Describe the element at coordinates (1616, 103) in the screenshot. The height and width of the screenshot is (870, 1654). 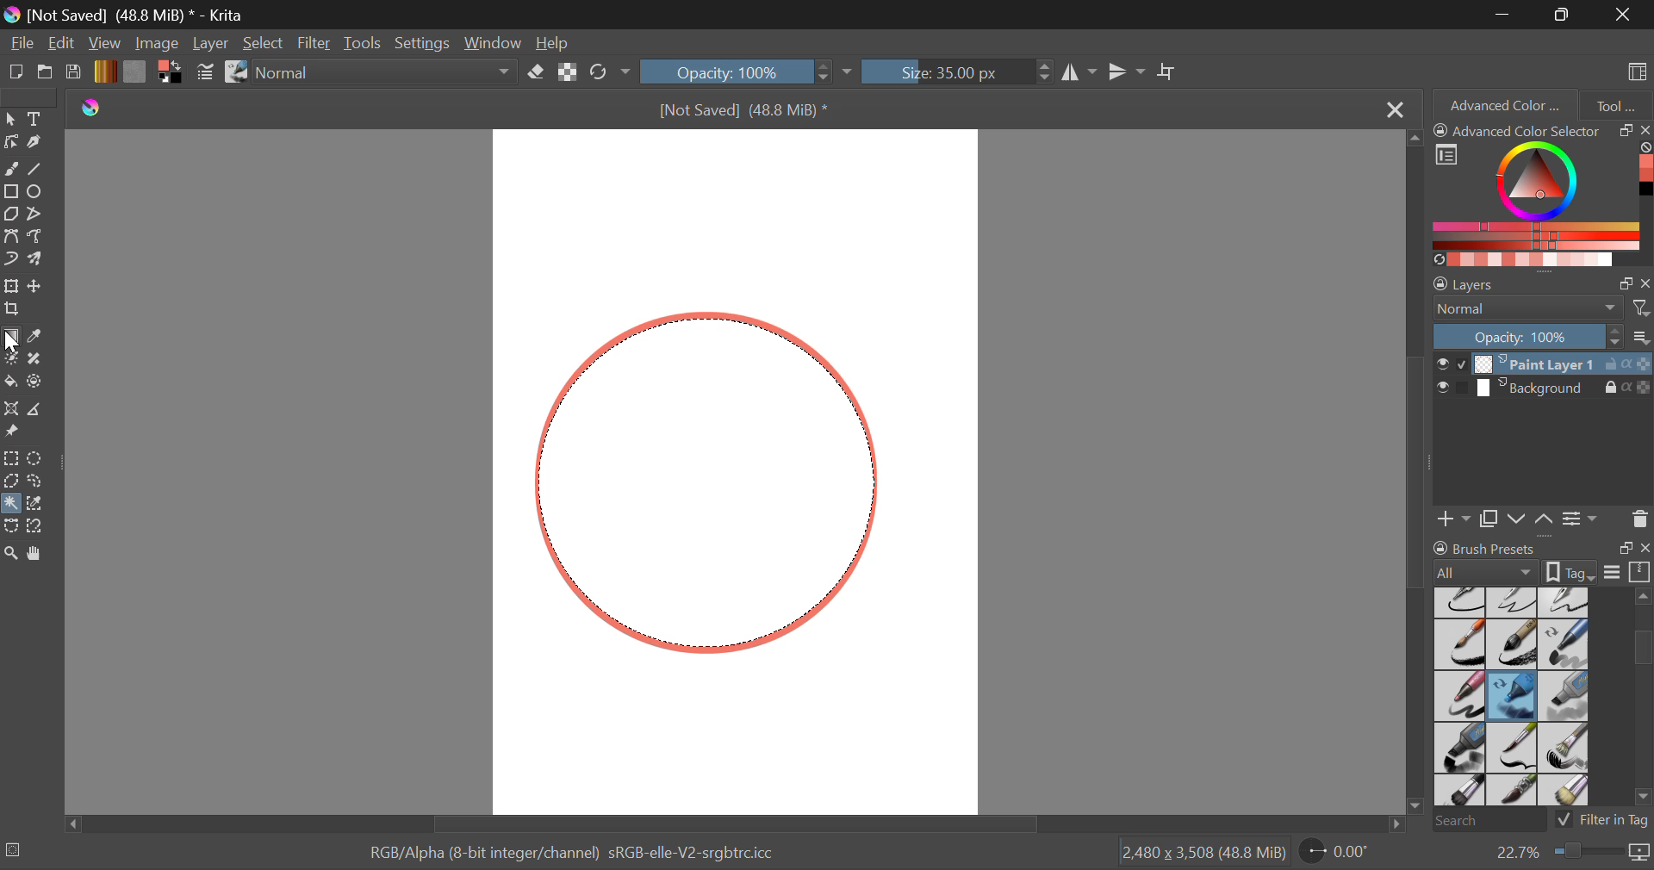
I see `Tool` at that location.